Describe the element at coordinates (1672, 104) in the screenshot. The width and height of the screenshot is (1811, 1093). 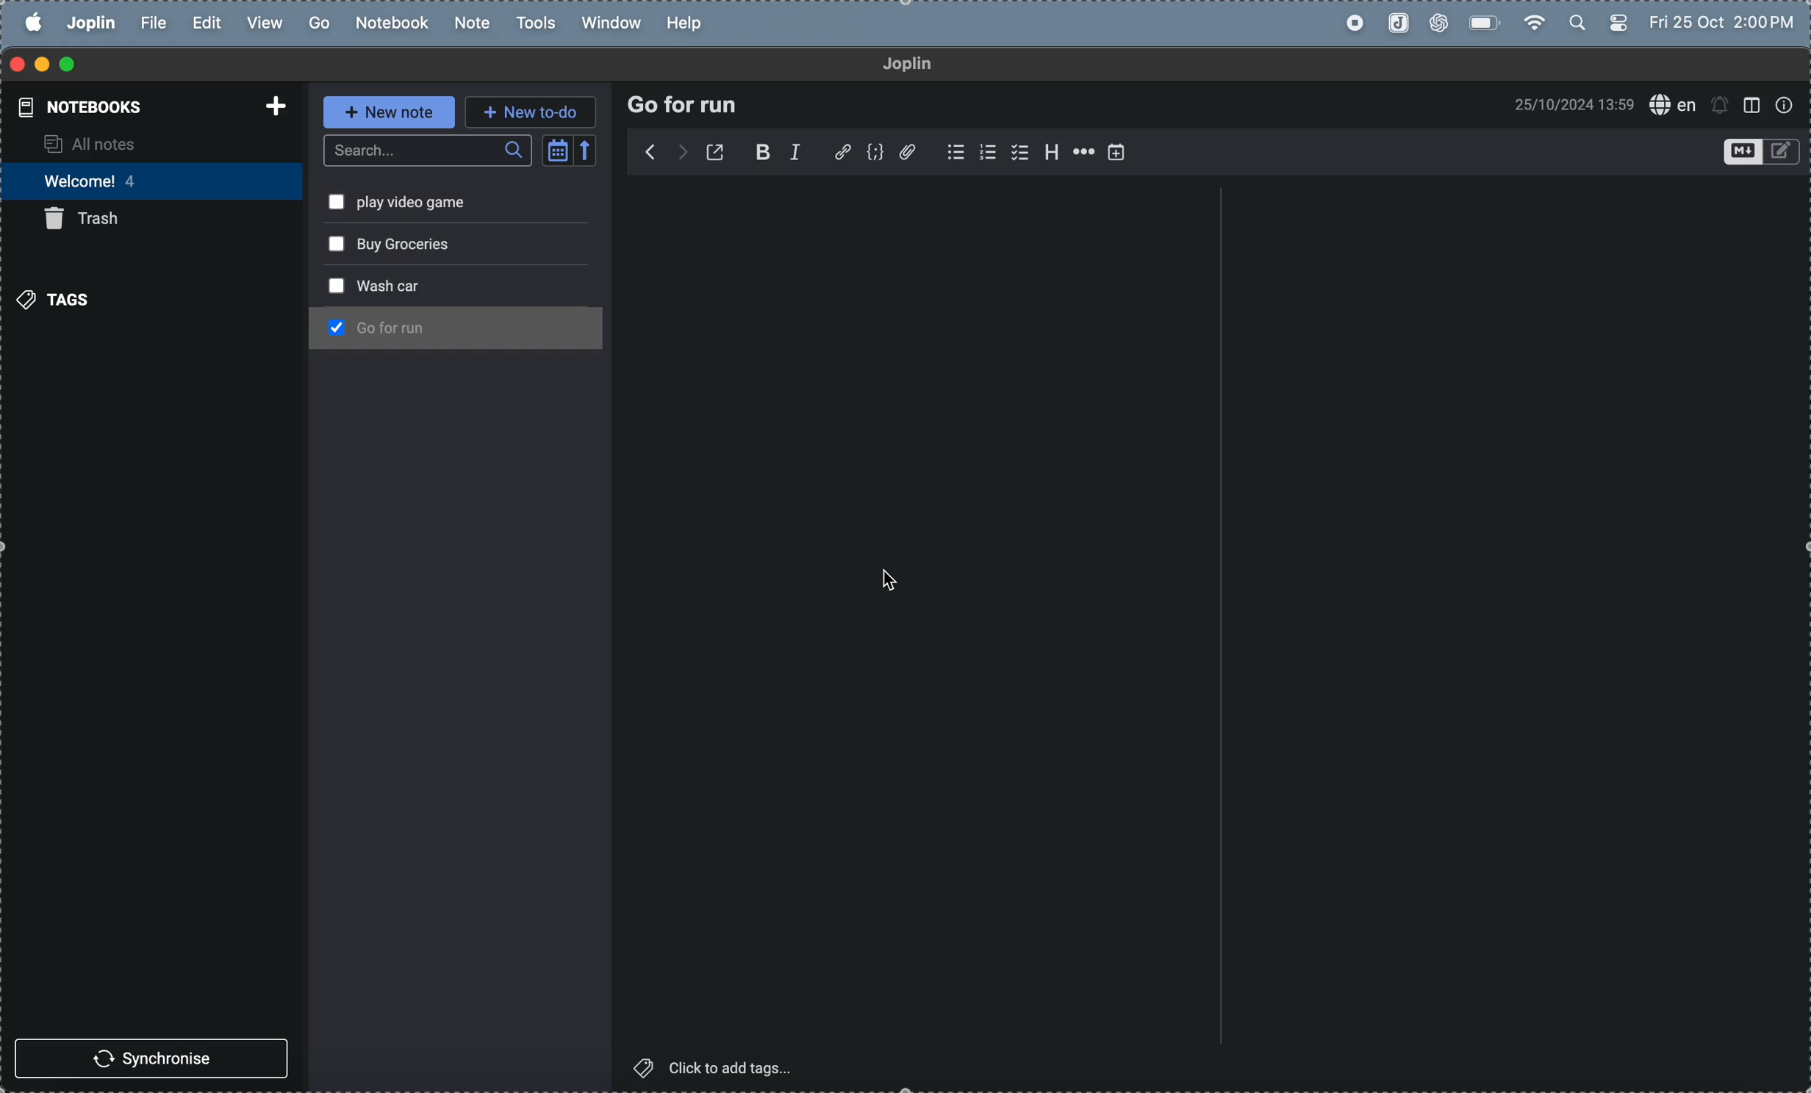
I see `spell check` at that location.